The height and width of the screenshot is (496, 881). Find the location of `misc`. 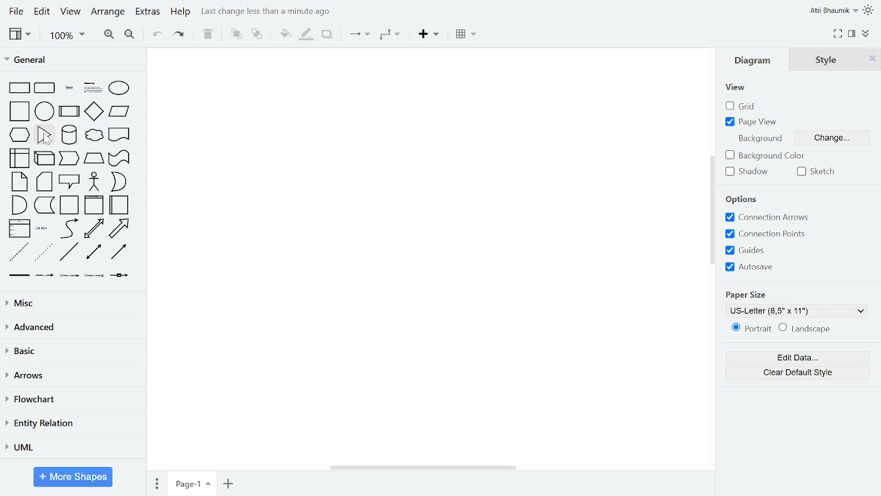

misc is located at coordinates (70, 304).